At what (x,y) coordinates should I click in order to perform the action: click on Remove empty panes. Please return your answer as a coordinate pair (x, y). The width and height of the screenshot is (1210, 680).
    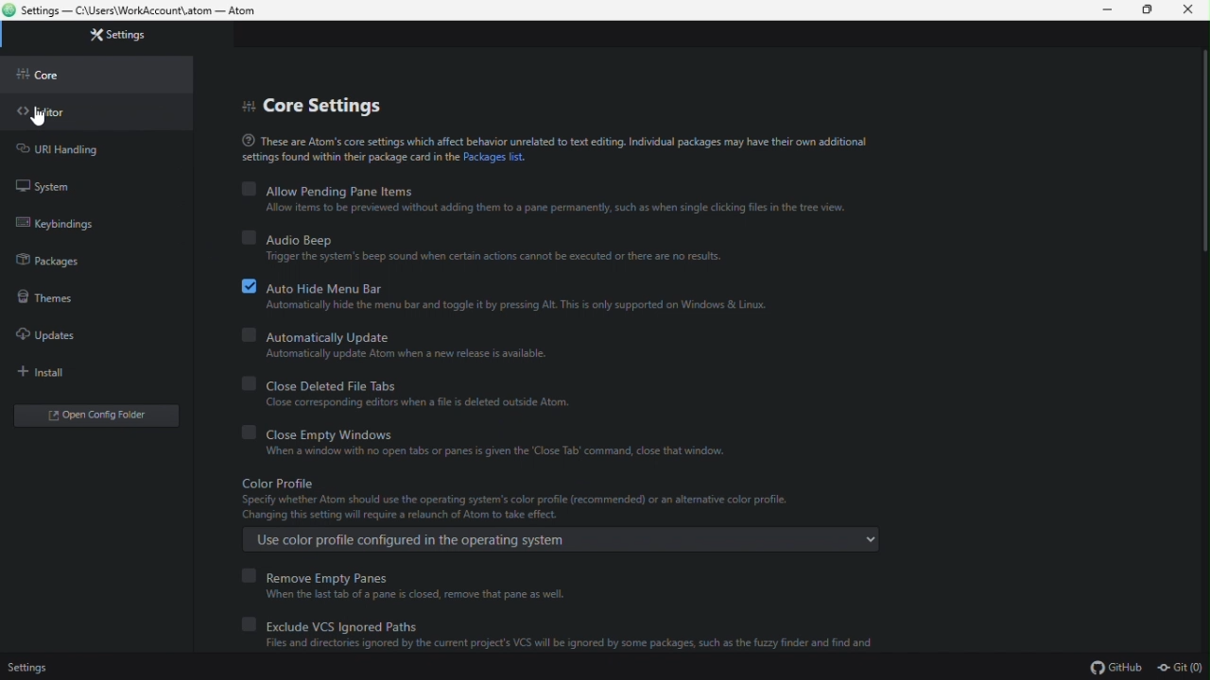
    Looking at the image, I should click on (425, 576).